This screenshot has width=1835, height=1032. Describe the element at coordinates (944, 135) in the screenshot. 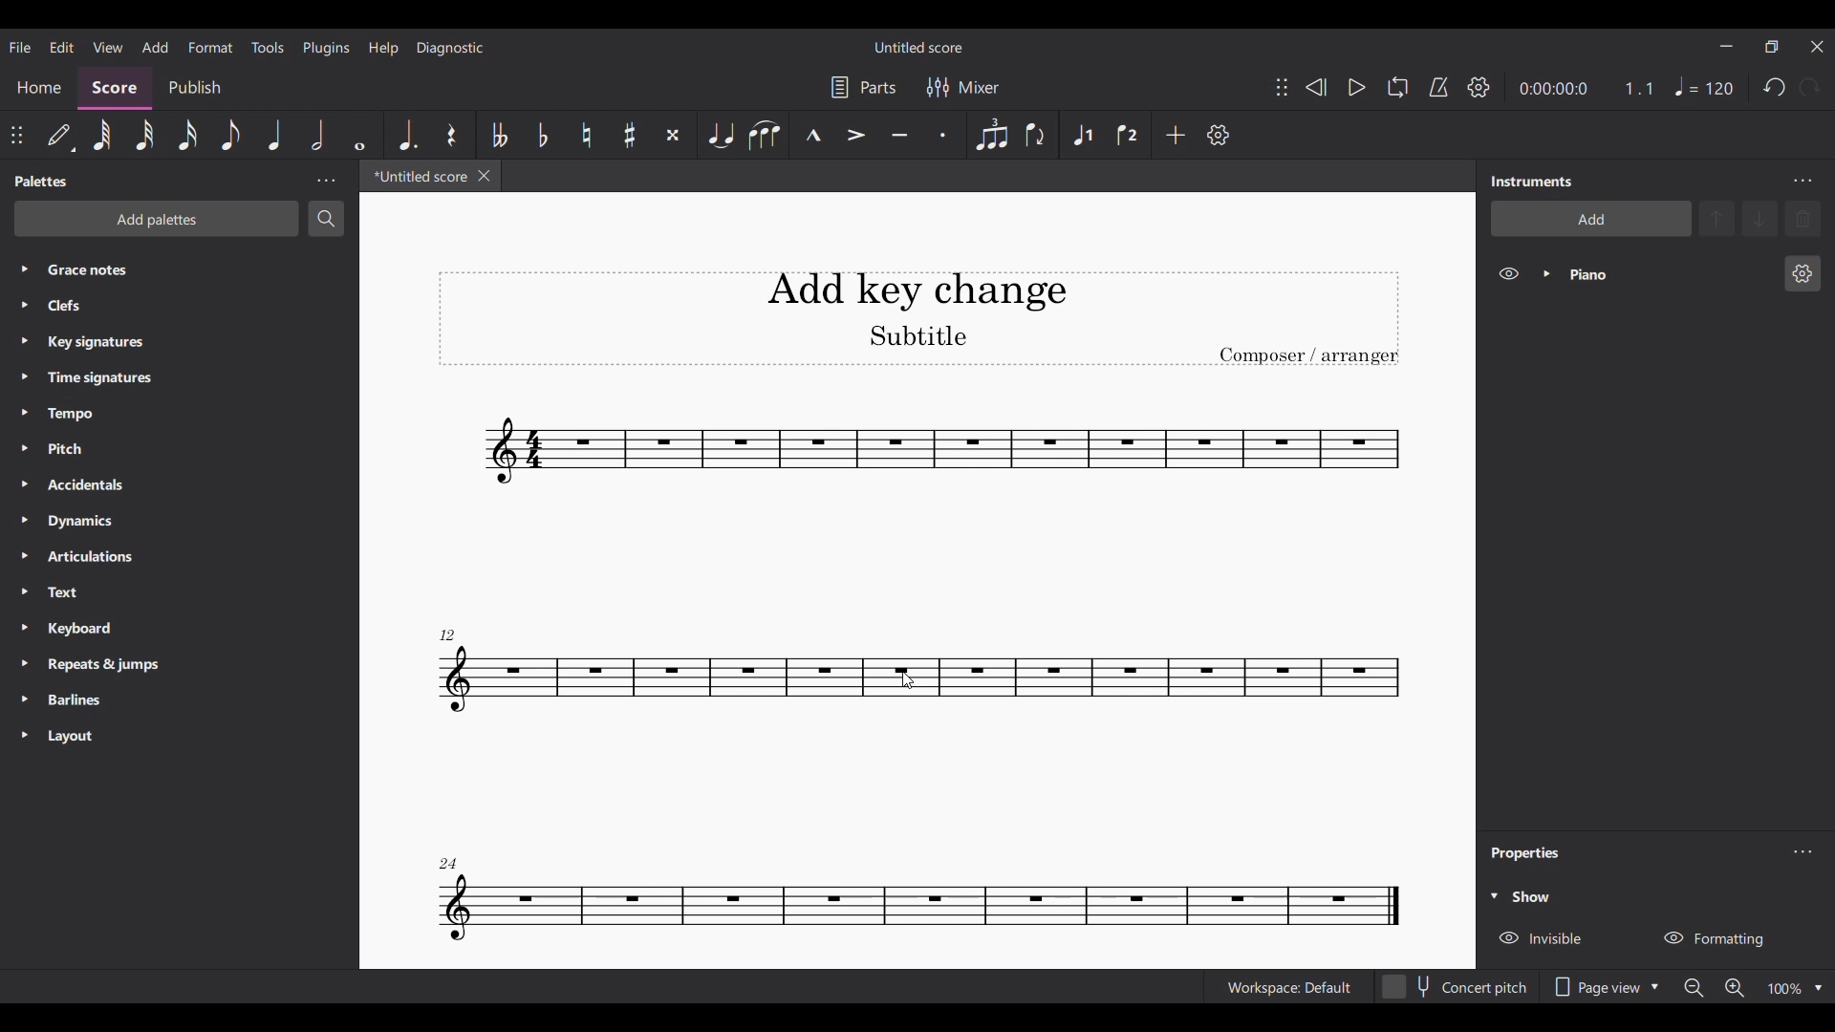

I see `Staccato` at that location.